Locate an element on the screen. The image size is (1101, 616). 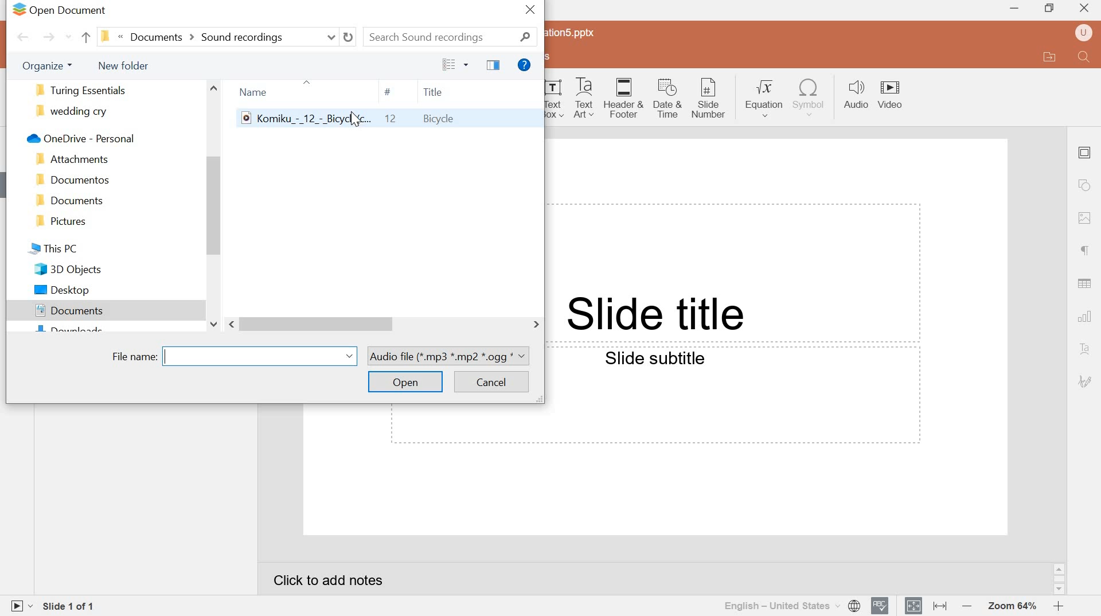
paragraph settings is located at coordinates (1082, 251).